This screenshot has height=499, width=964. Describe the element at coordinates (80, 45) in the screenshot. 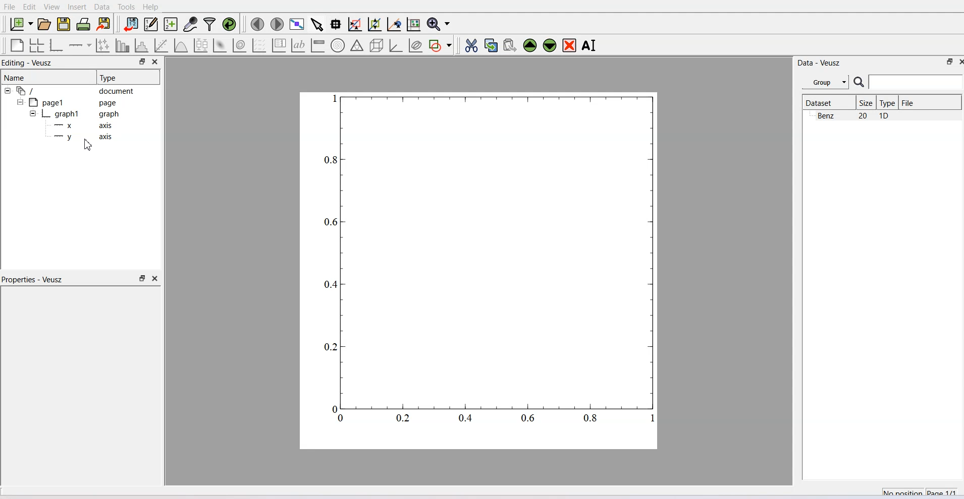

I see `Add an axis to the Plot` at that location.